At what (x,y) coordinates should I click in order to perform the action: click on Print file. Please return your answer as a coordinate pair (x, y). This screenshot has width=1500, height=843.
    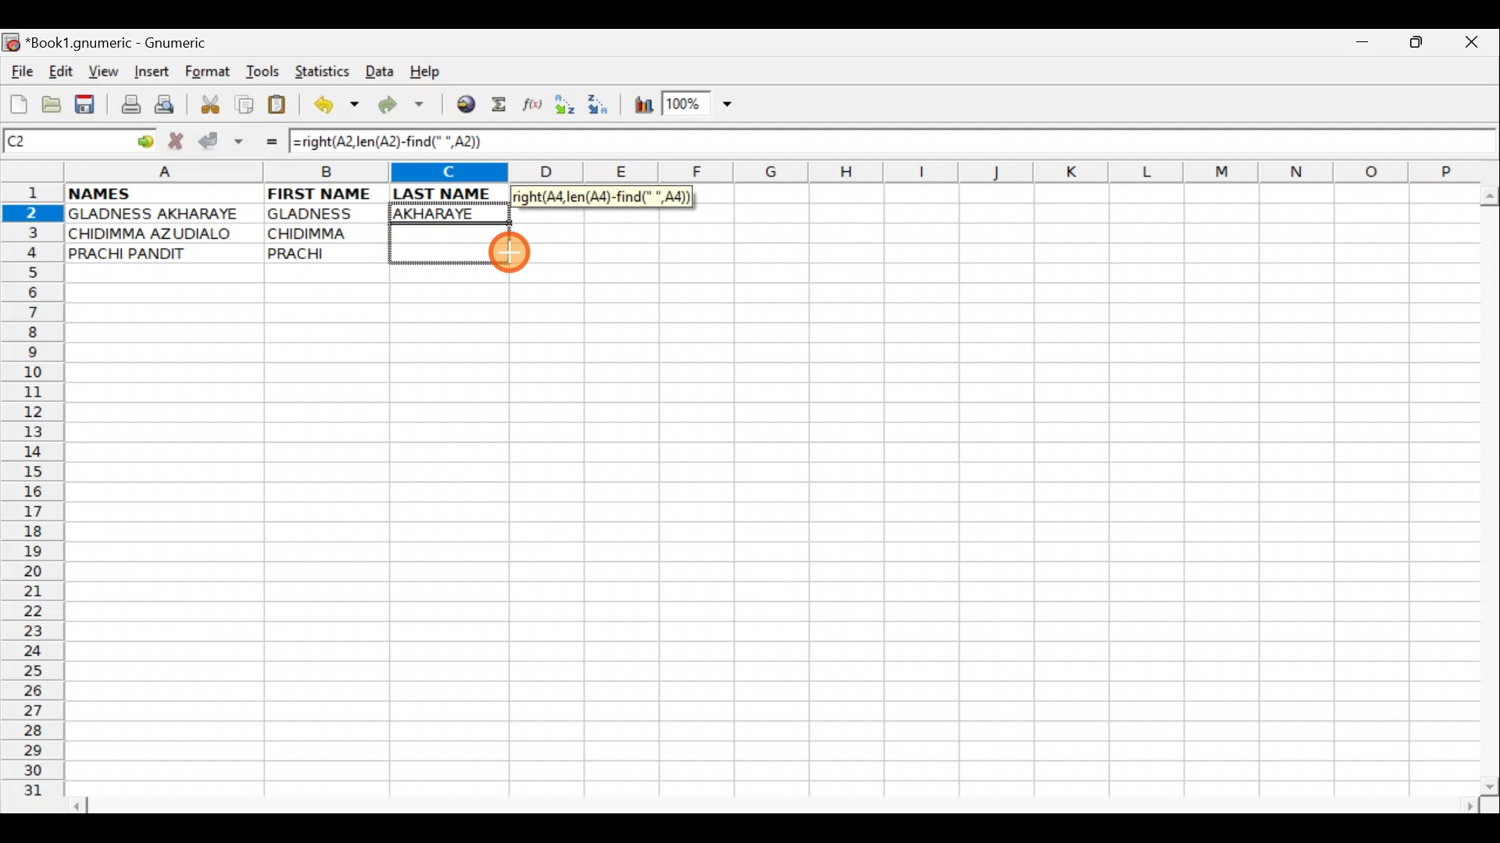
    Looking at the image, I should click on (127, 106).